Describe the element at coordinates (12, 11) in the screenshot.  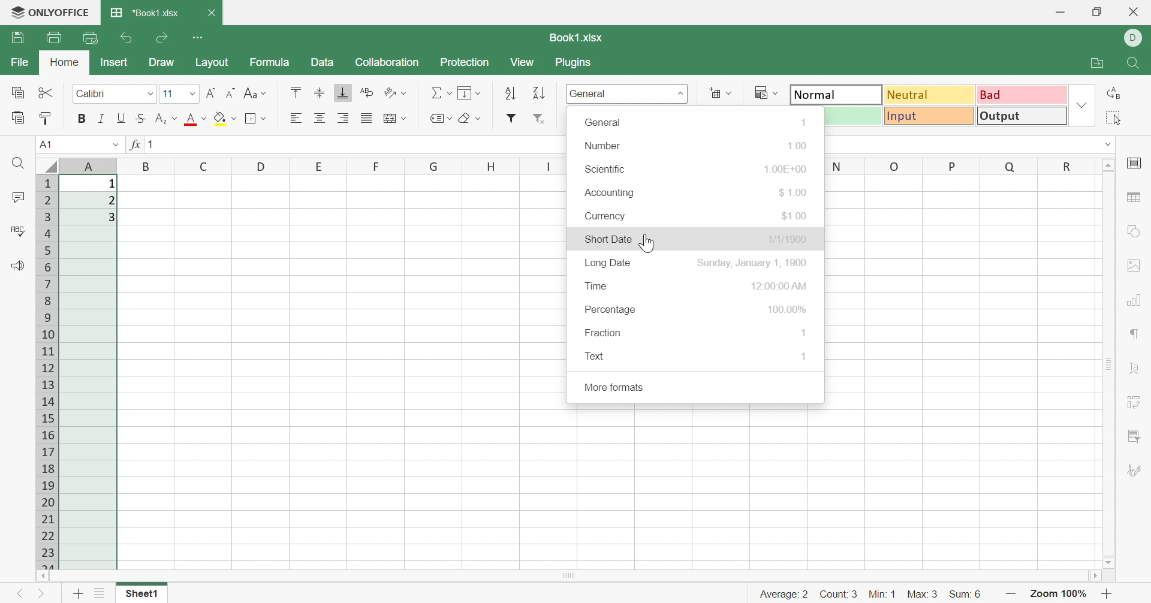
I see `logo` at that location.